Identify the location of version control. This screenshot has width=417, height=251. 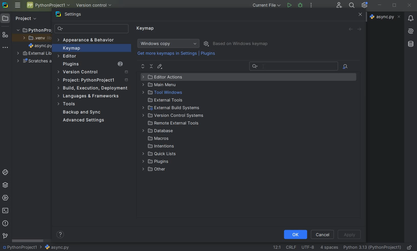
(96, 5).